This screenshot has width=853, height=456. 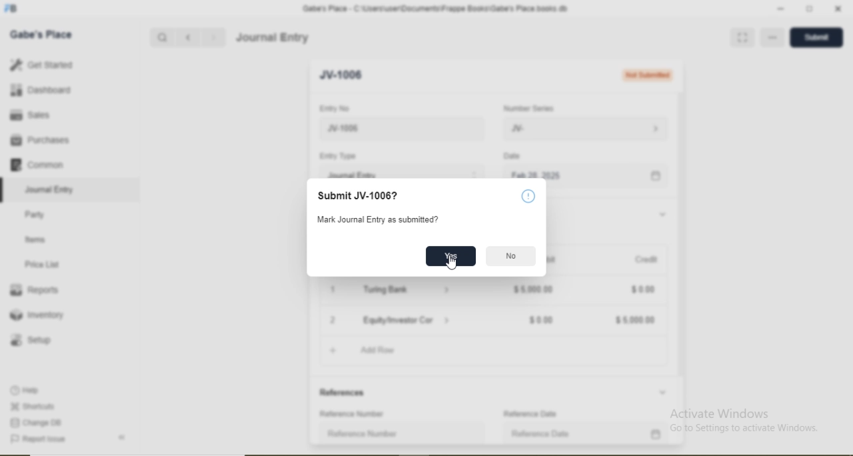 I want to click on Setup, so click(x=30, y=340).